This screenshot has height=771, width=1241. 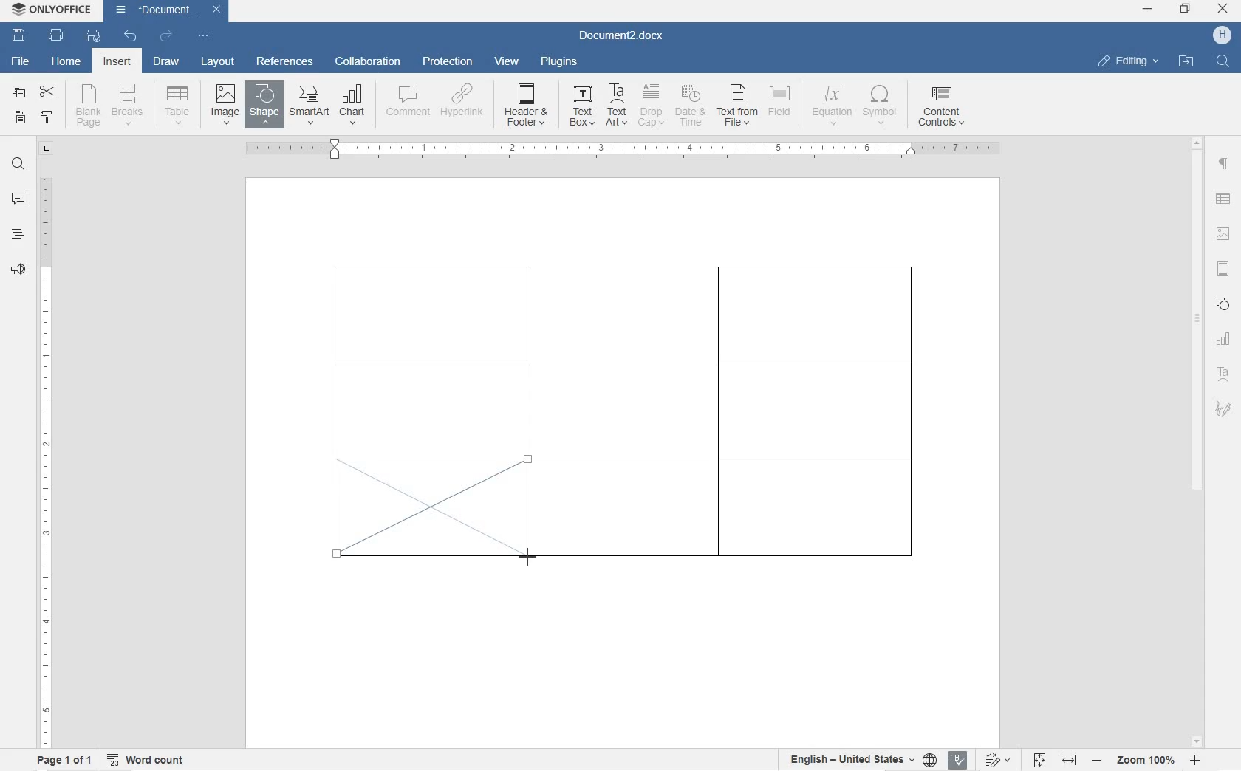 What do you see at coordinates (1226, 339) in the screenshot?
I see `chart settings` at bounding box center [1226, 339].